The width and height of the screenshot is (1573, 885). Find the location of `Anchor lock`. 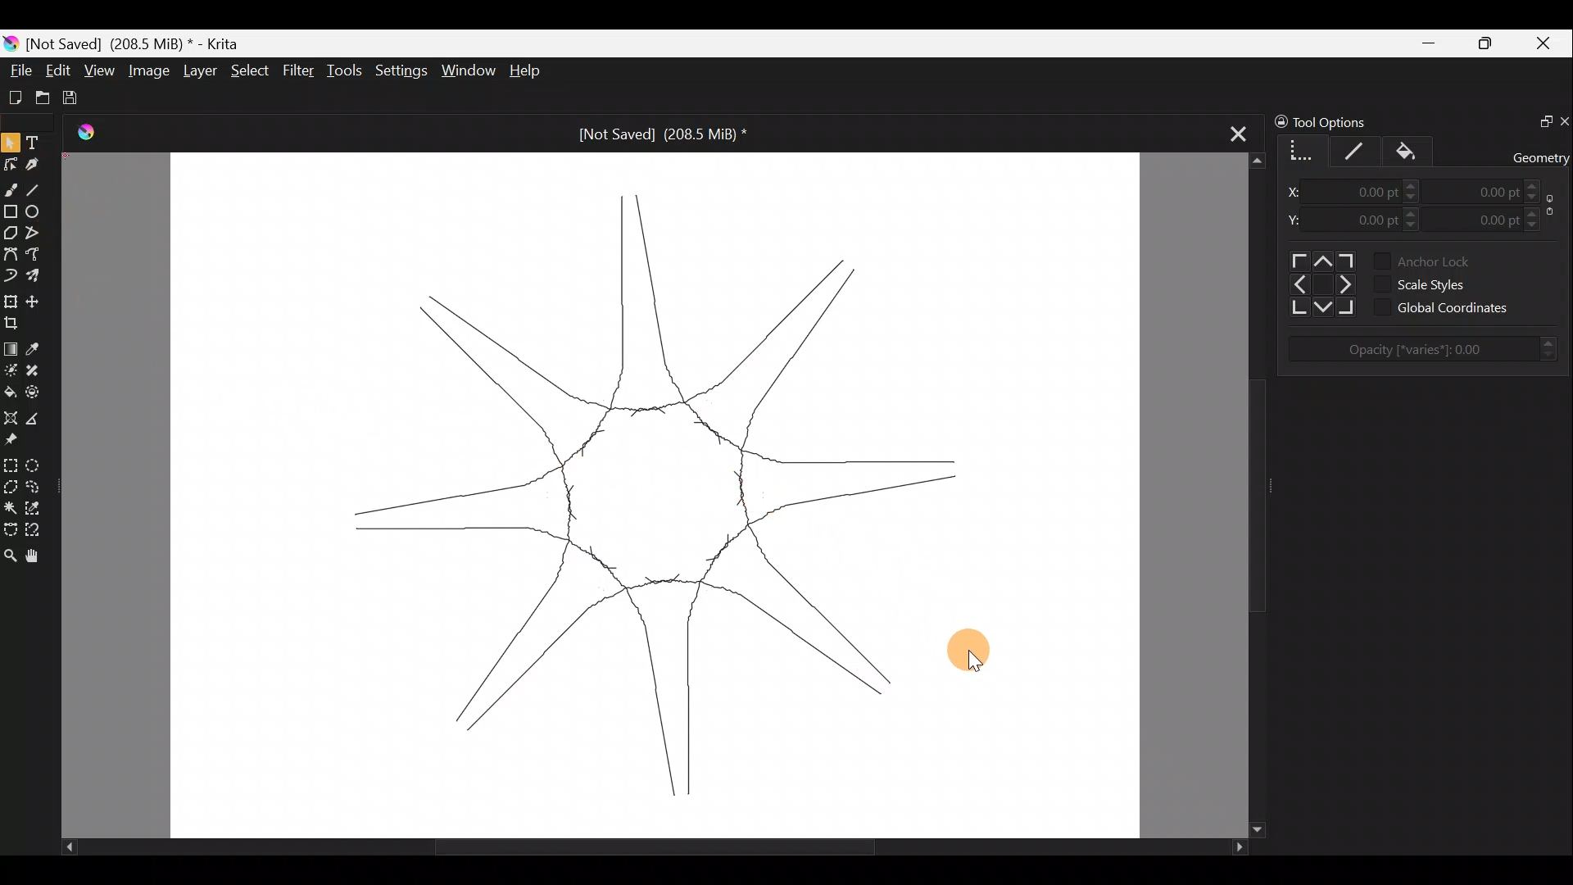

Anchor lock is located at coordinates (1447, 259).